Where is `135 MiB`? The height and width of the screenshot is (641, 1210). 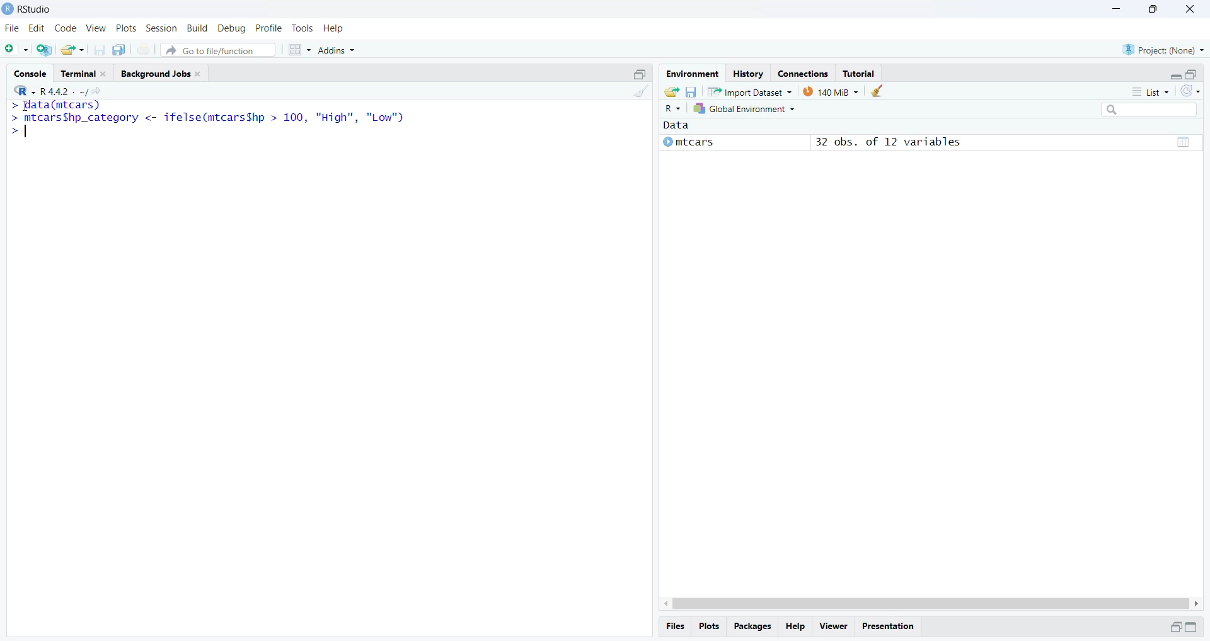 135 MiB is located at coordinates (831, 91).